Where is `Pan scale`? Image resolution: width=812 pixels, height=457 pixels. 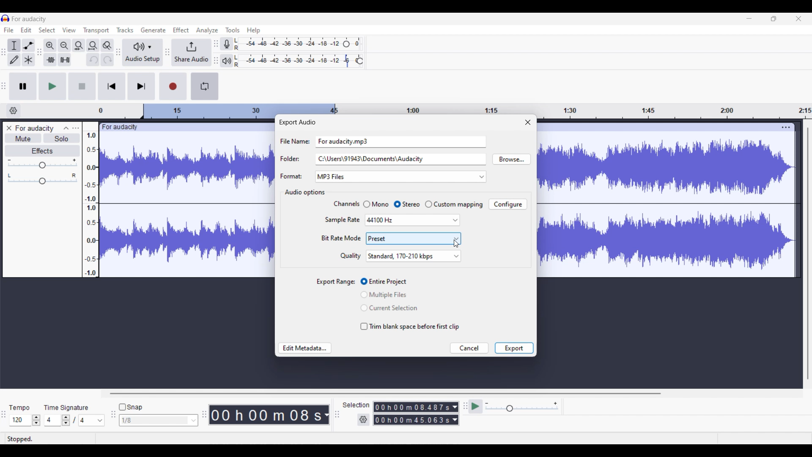
Pan scale is located at coordinates (42, 179).